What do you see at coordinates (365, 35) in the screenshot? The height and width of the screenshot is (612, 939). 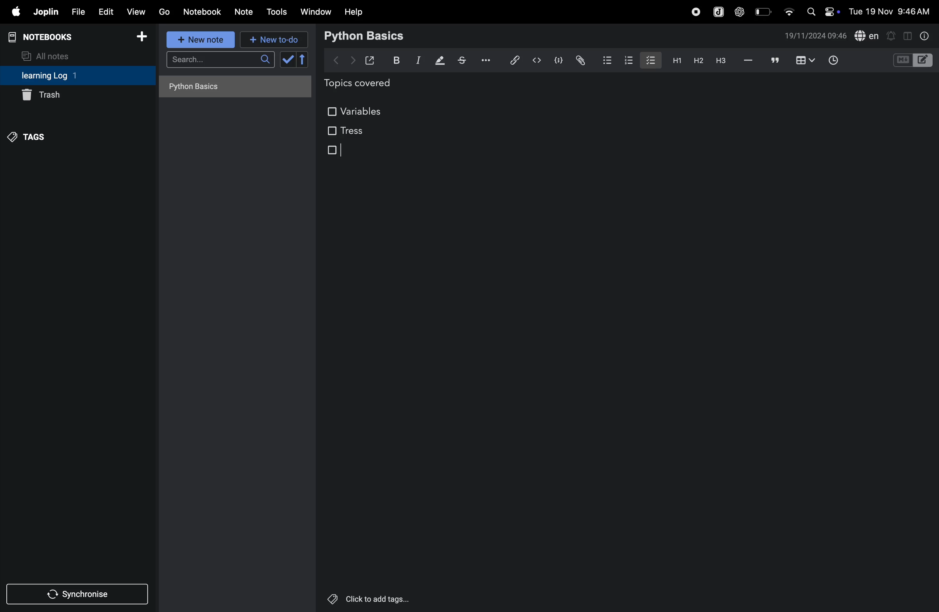 I see `python basic` at bounding box center [365, 35].